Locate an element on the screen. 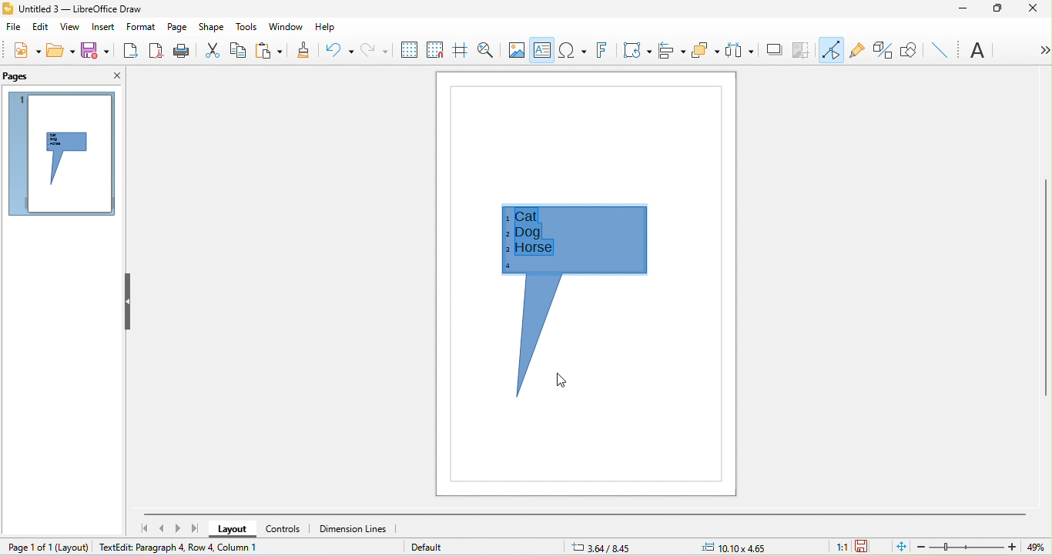  minimize is located at coordinates (963, 9).